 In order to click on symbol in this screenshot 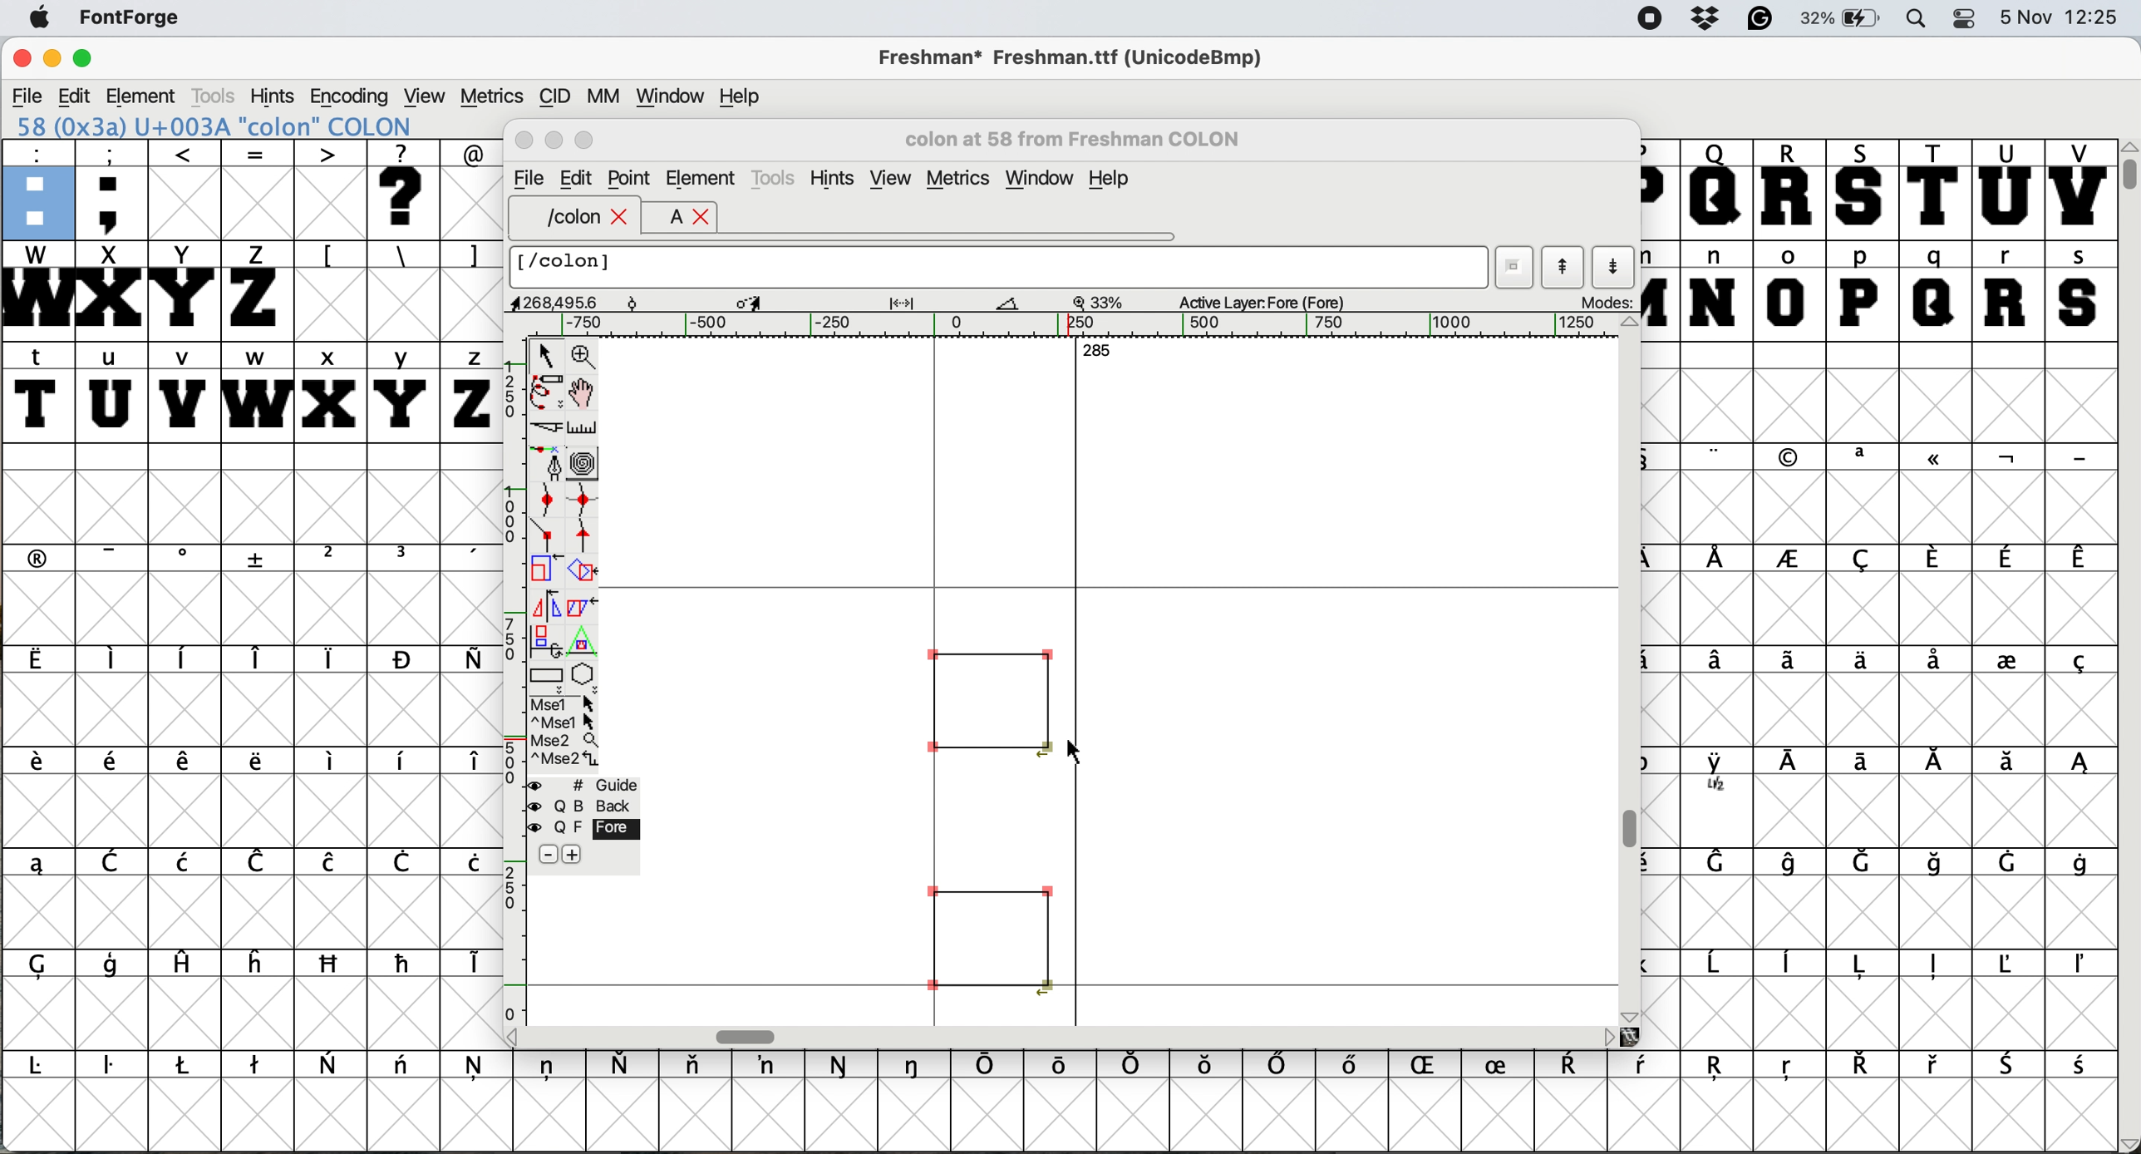, I will do `click(116, 861)`.